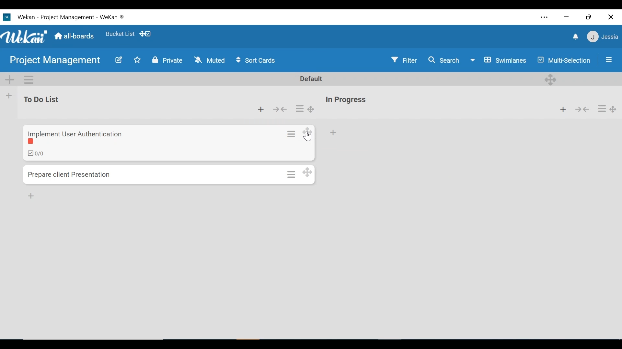 This screenshot has height=349, width=622. What do you see at coordinates (146, 34) in the screenshot?
I see `Show Desktop drag handles` at bounding box center [146, 34].